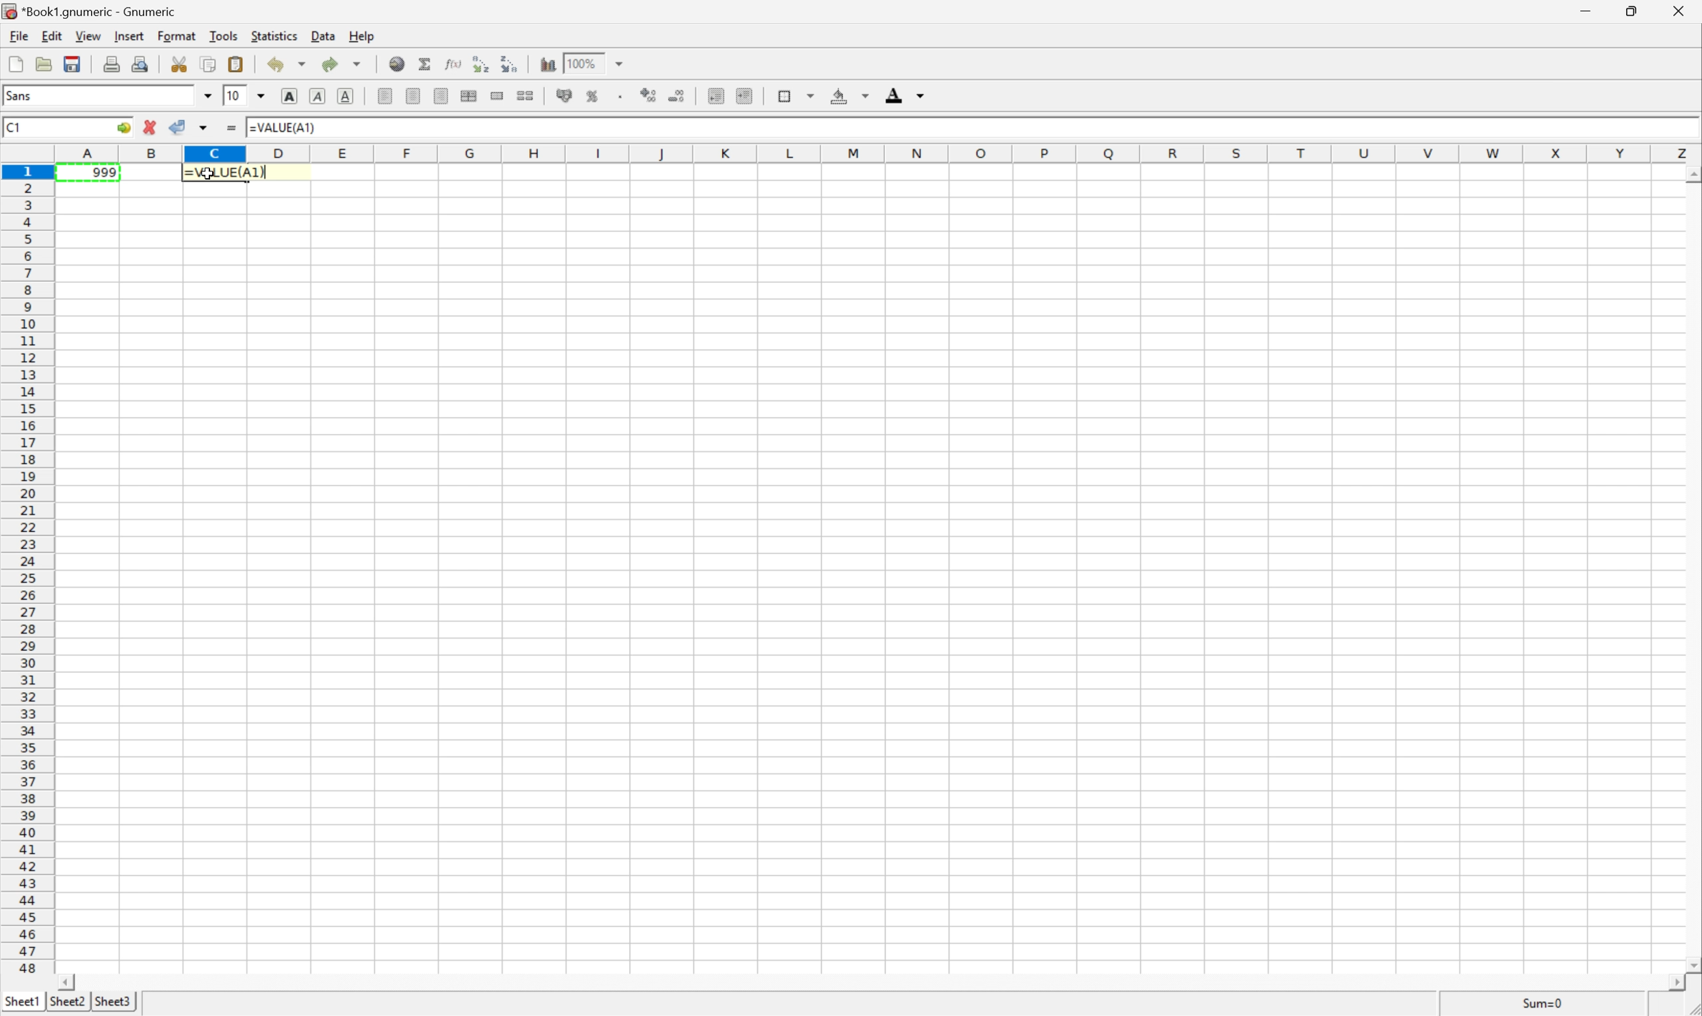 The width and height of the screenshot is (1702, 1016). I want to click on Cells, so click(873, 584).